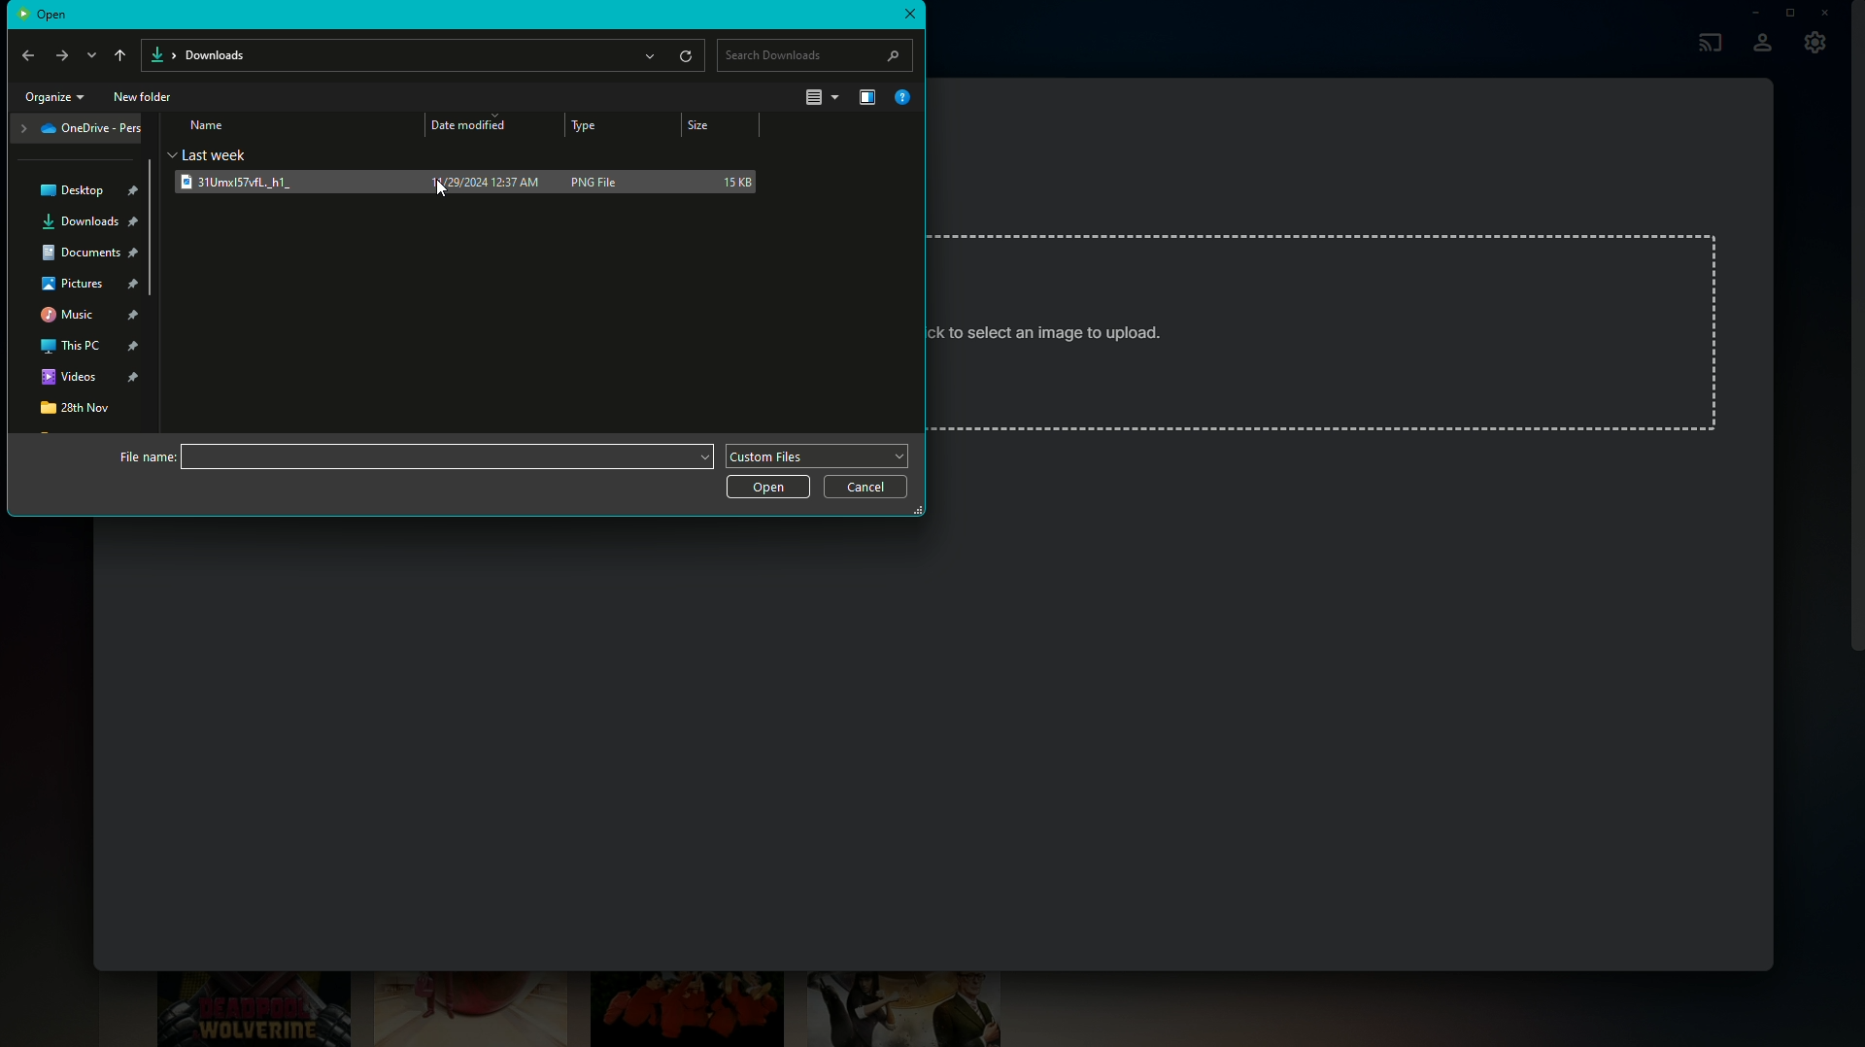 Image resolution: width=1865 pixels, height=1047 pixels. What do you see at coordinates (412, 457) in the screenshot?
I see `File Name` at bounding box center [412, 457].